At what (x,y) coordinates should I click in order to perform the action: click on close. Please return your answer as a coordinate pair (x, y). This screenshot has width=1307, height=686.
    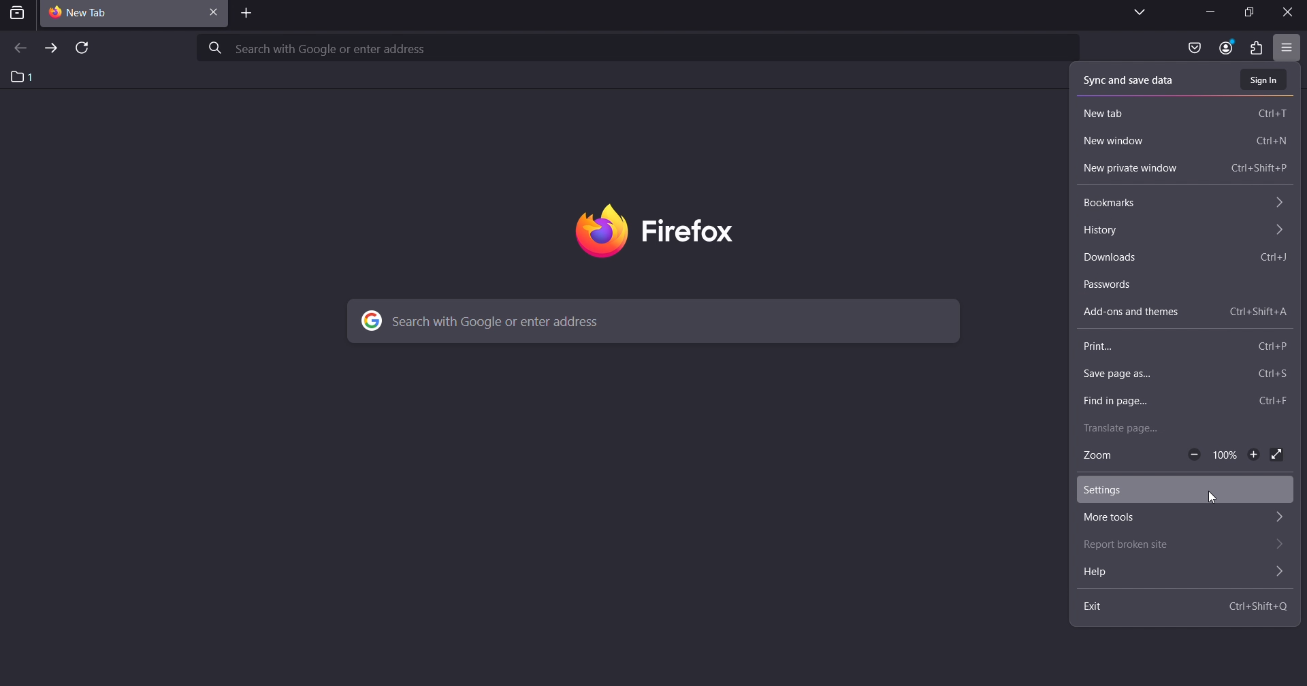
    Looking at the image, I should click on (214, 11).